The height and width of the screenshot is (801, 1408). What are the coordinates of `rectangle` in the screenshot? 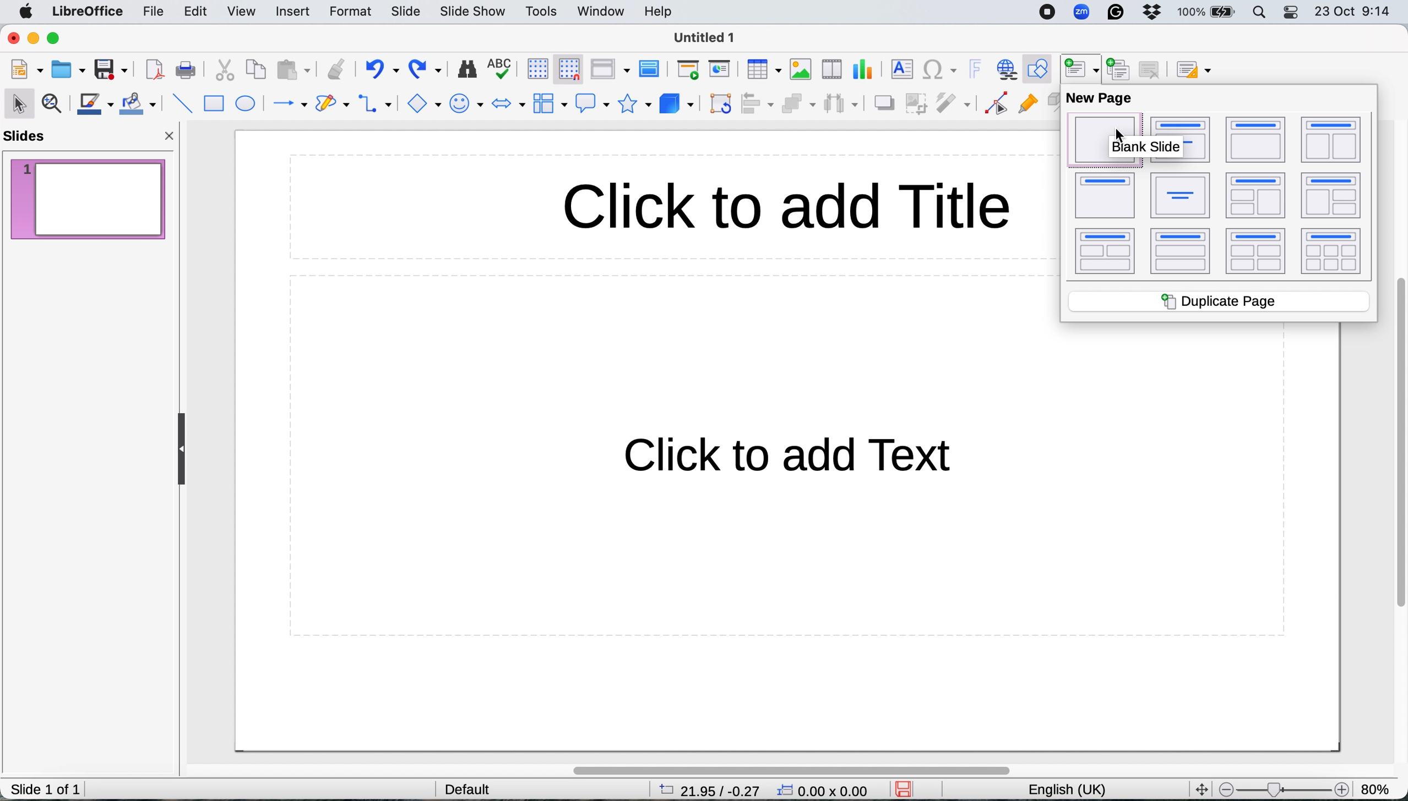 It's located at (216, 104).